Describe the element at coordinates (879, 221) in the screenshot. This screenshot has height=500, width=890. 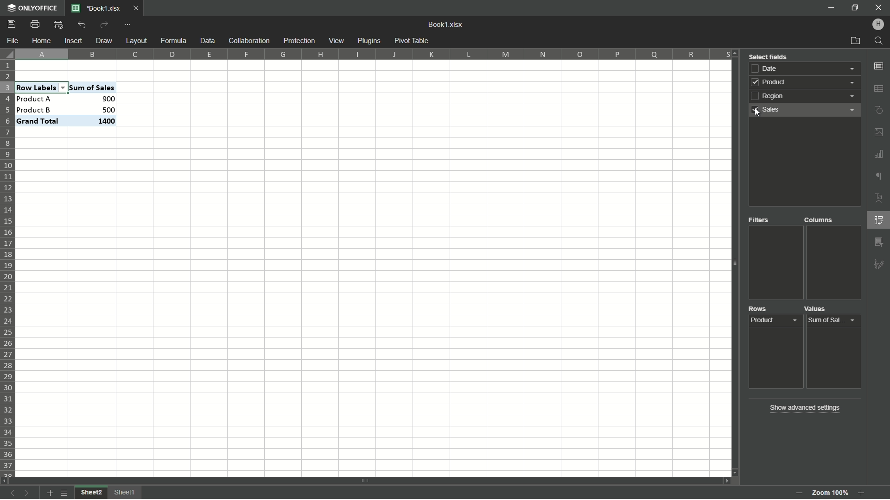
I see `insert pivot table` at that location.